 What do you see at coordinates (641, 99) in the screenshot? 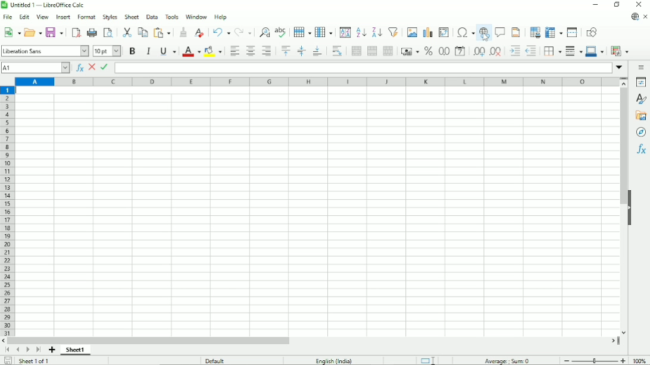
I see `Styles` at bounding box center [641, 99].